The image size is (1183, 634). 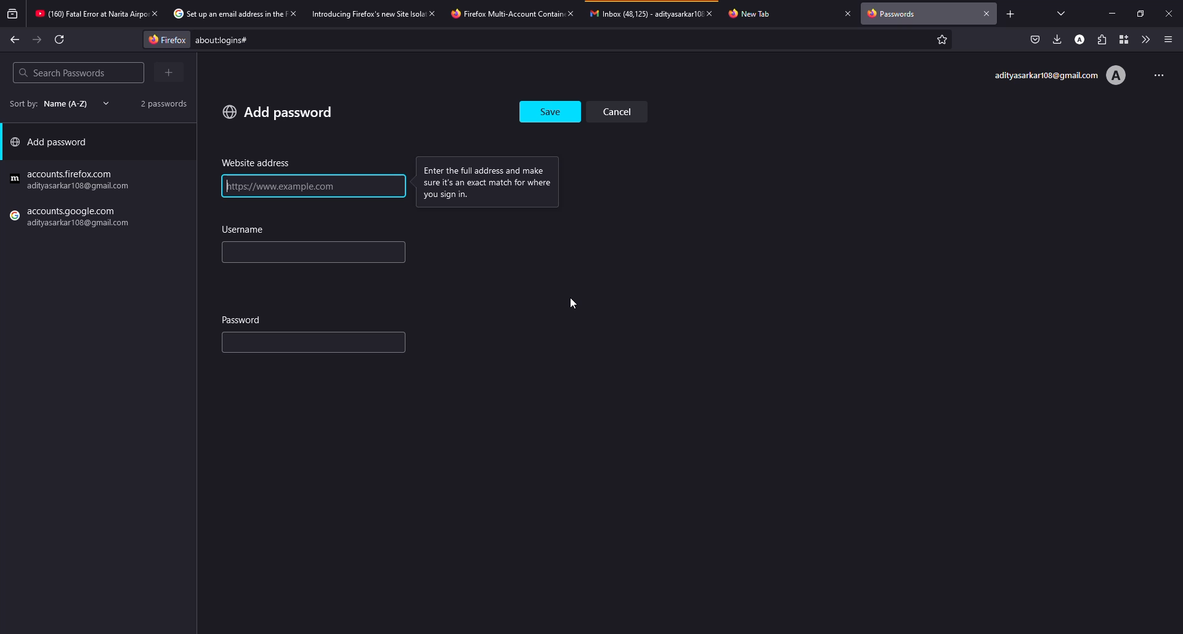 What do you see at coordinates (434, 13) in the screenshot?
I see `close` at bounding box center [434, 13].